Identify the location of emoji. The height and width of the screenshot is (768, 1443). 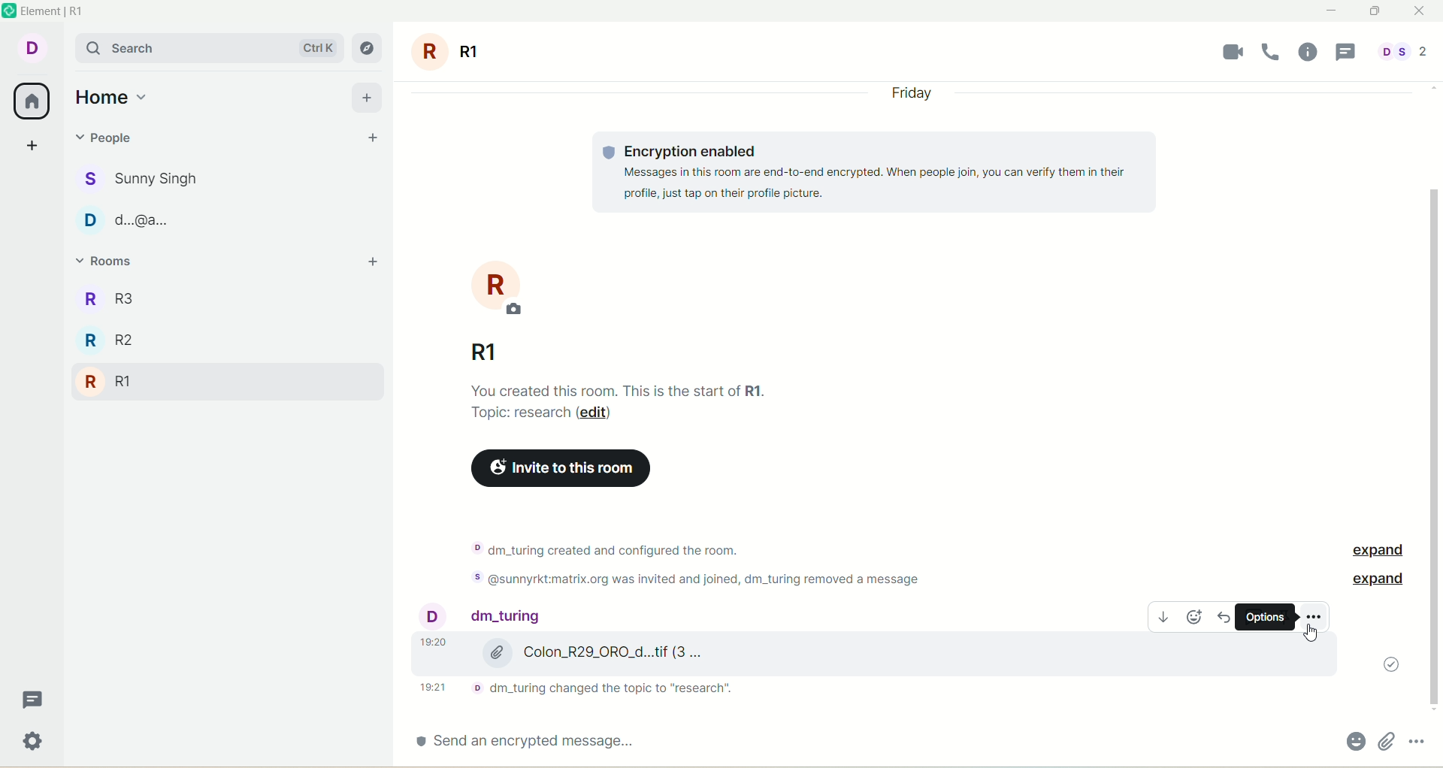
(1196, 615).